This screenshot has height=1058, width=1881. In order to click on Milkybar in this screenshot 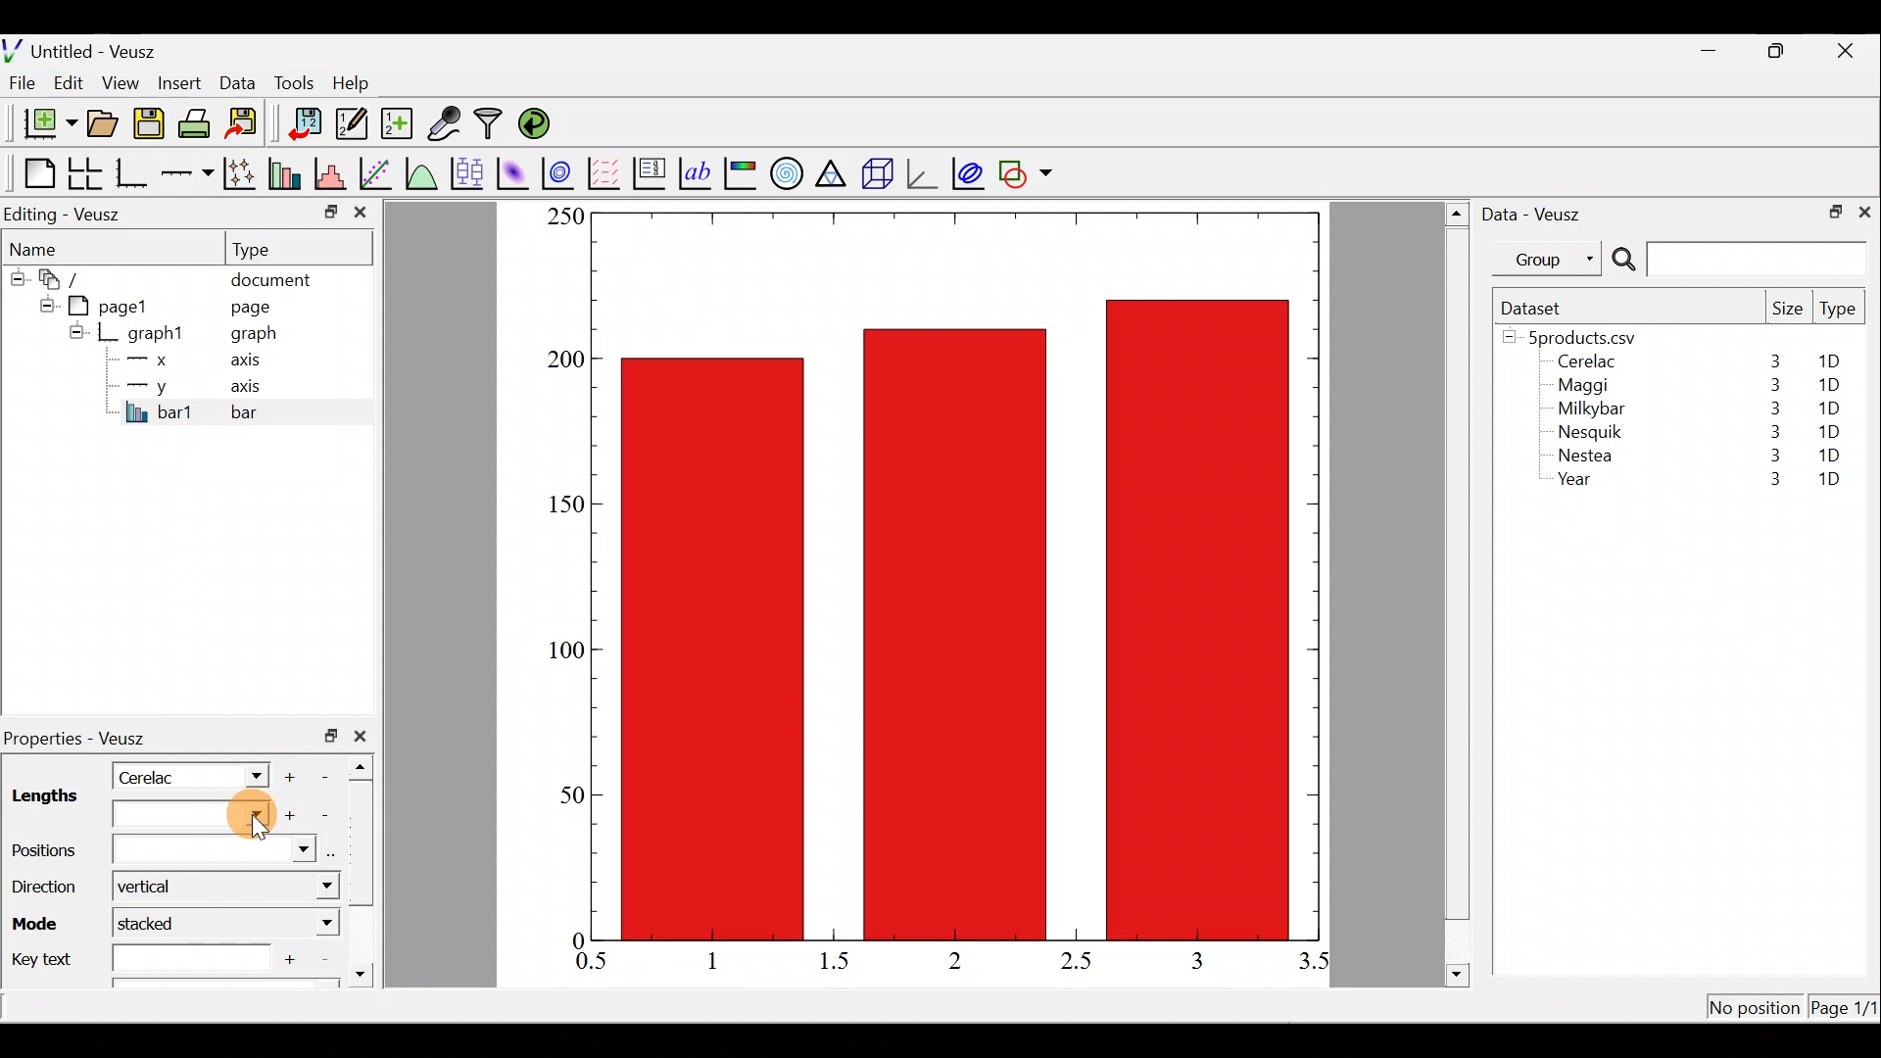, I will do `click(1586, 410)`.